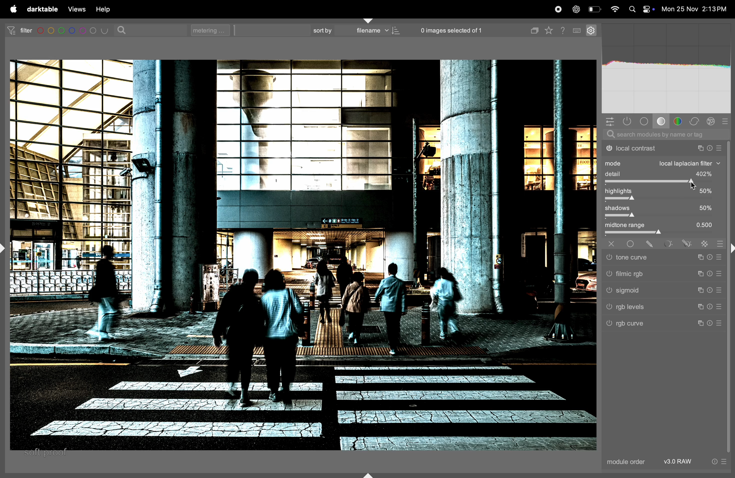 This screenshot has height=478, width=735. Describe the element at coordinates (615, 10) in the screenshot. I see `wifi` at that location.